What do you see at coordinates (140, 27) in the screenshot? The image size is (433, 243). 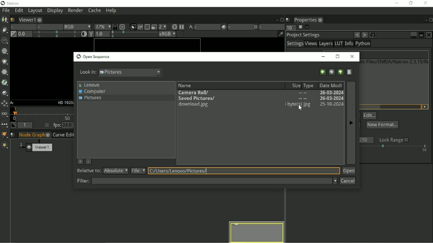 I see `Render image` at bounding box center [140, 27].